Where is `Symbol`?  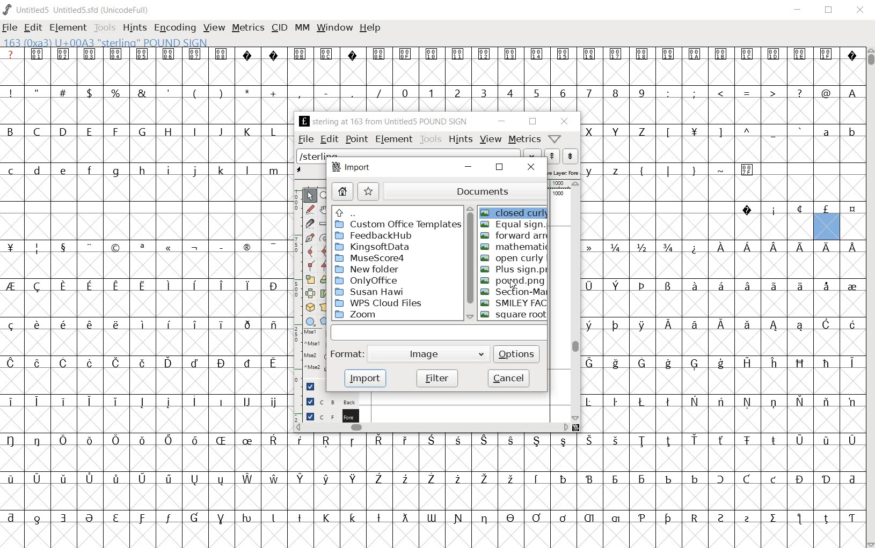
Symbol is located at coordinates (722, 441).